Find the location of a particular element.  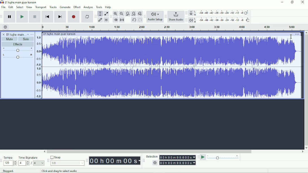

Audacity snapping toolbar is located at coordinates (48, 160).